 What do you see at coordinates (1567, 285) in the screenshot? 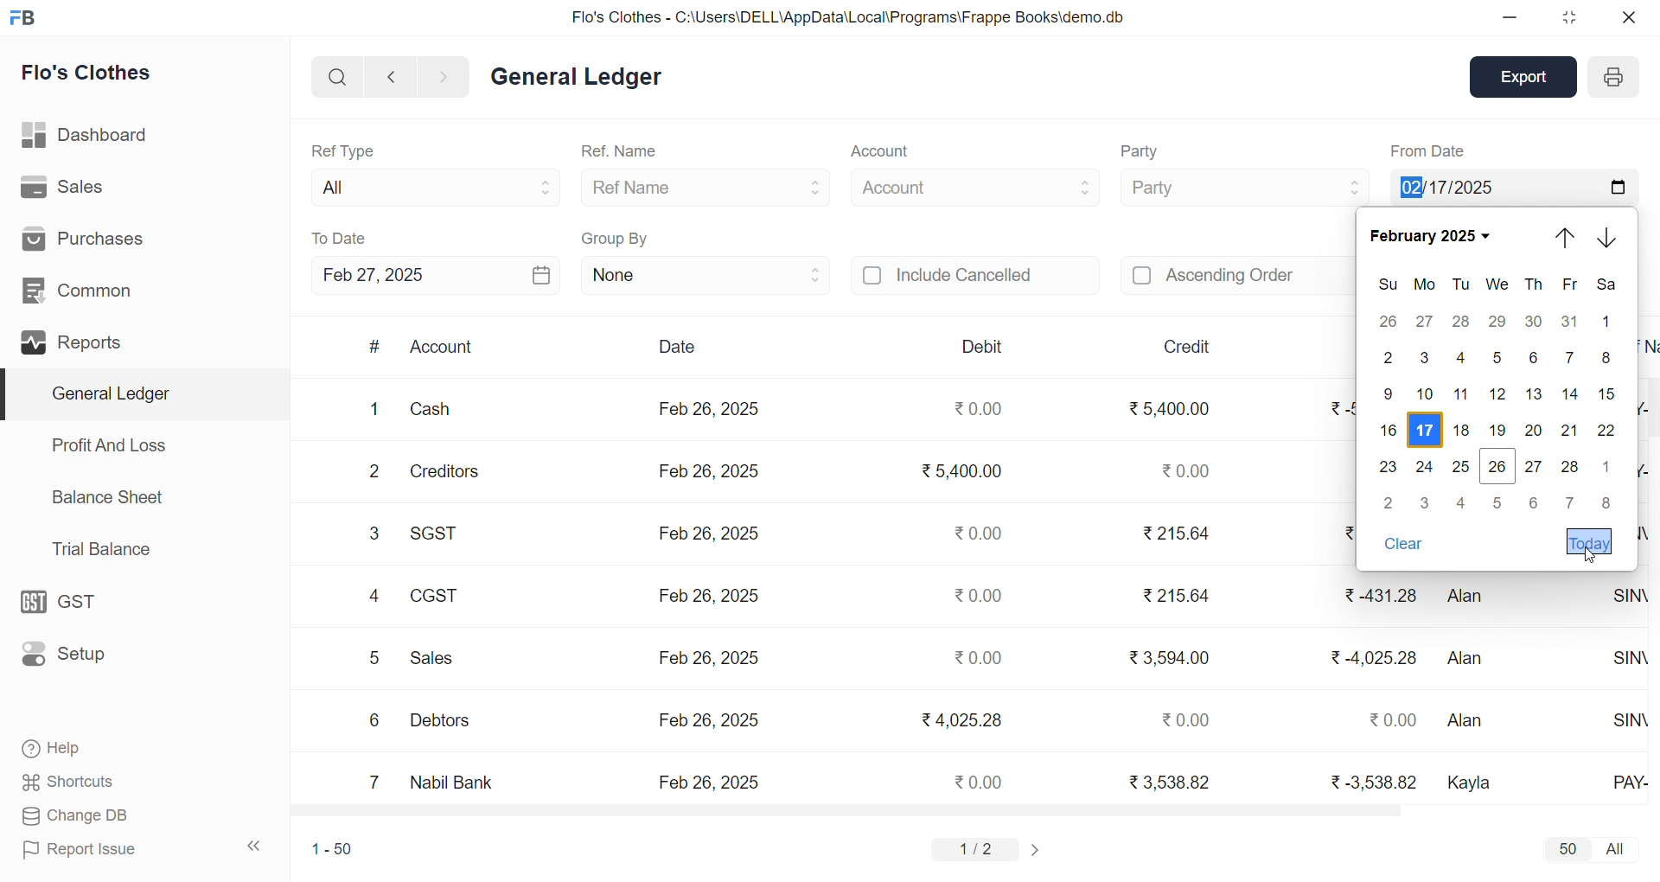
I see `Fr` at bounding box center [1567, 285].